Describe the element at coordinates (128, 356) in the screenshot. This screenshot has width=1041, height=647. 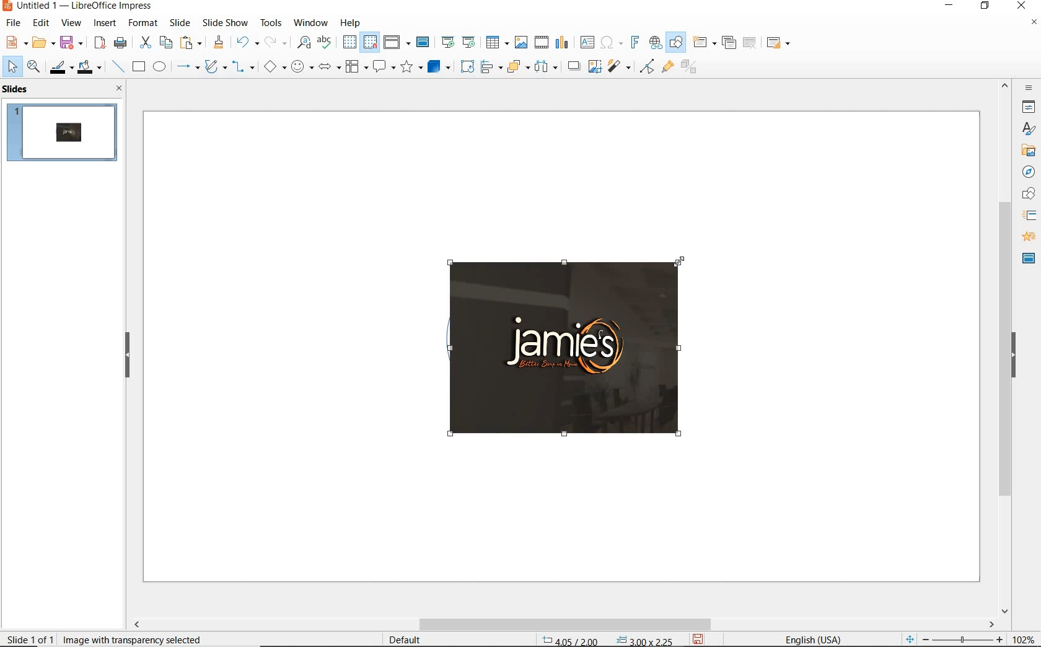
I see `hide` at that location.